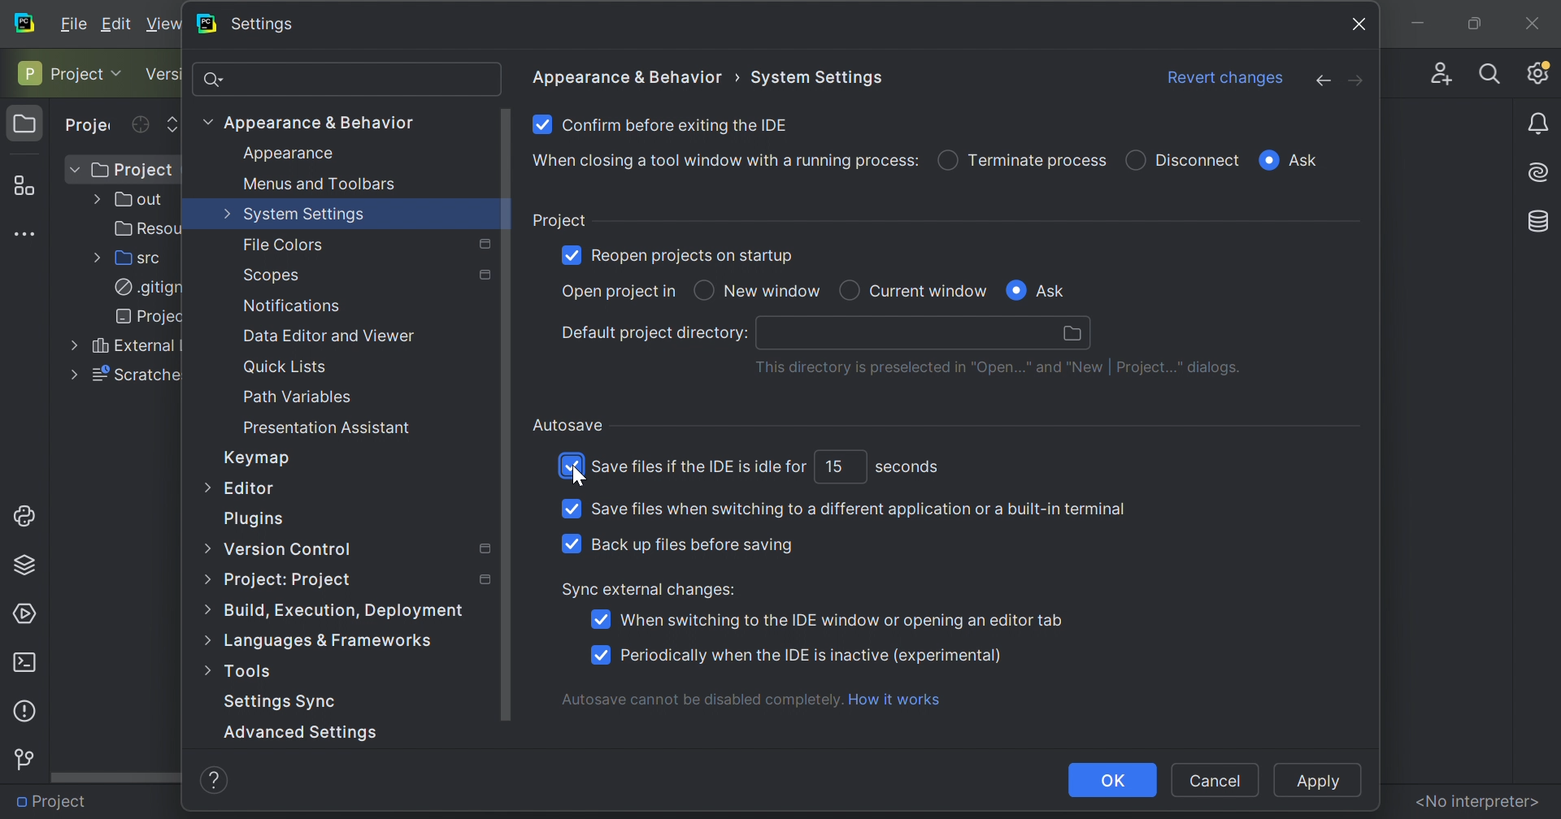 This screenshot has height=819, width=1561. I want to click on Data editor and viewer, so click(328, 335).